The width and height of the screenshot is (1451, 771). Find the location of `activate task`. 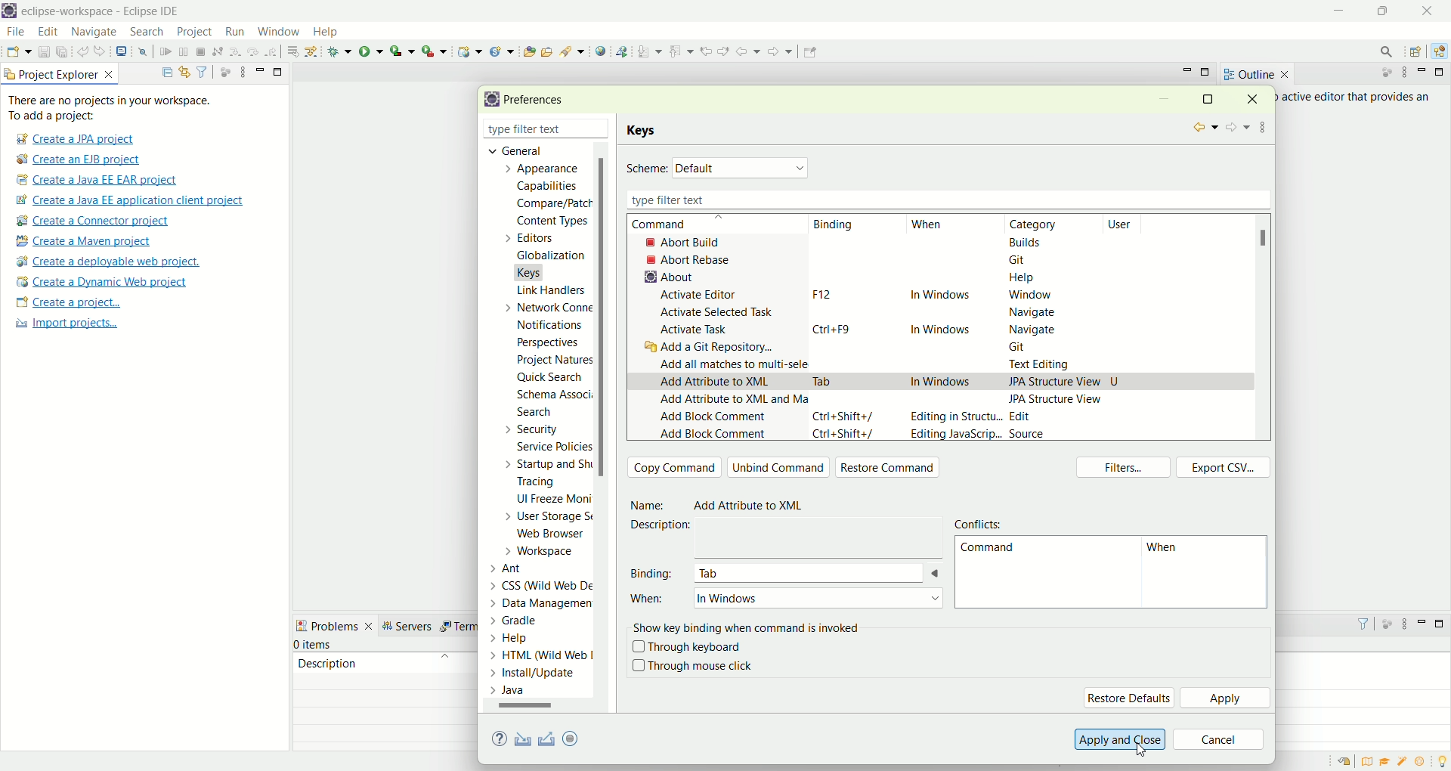

activate task is located at coordinates (695, 330).